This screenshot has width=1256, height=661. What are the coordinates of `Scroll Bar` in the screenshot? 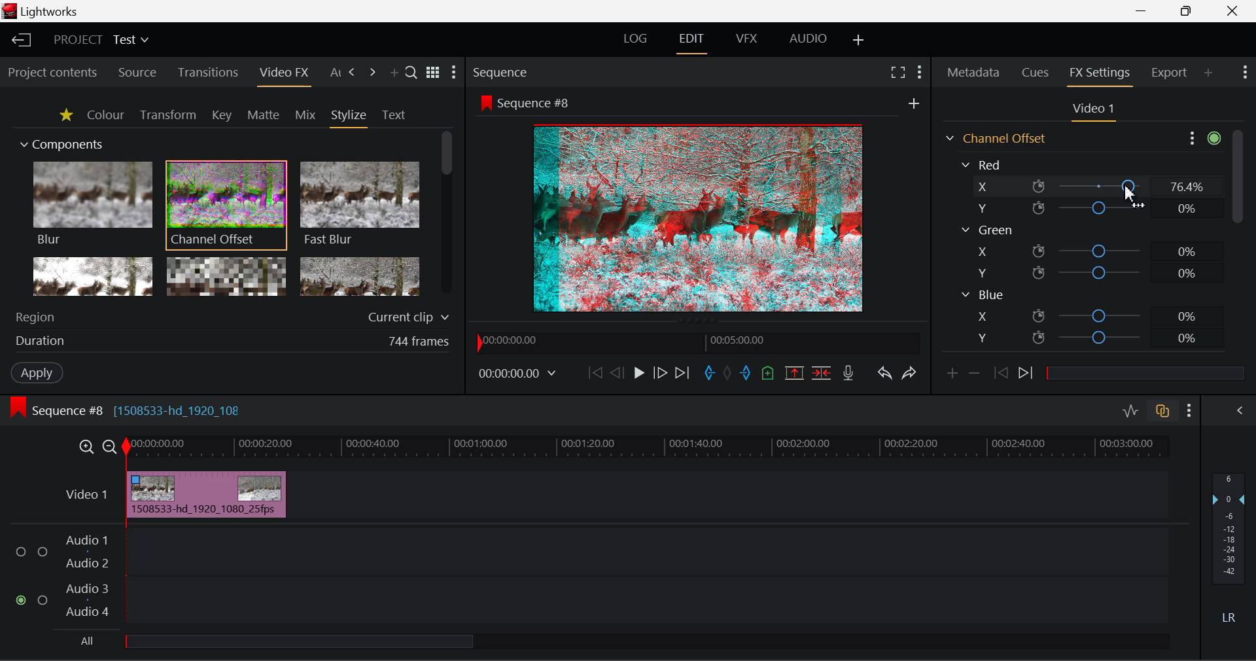 It's located at (1237, 244).